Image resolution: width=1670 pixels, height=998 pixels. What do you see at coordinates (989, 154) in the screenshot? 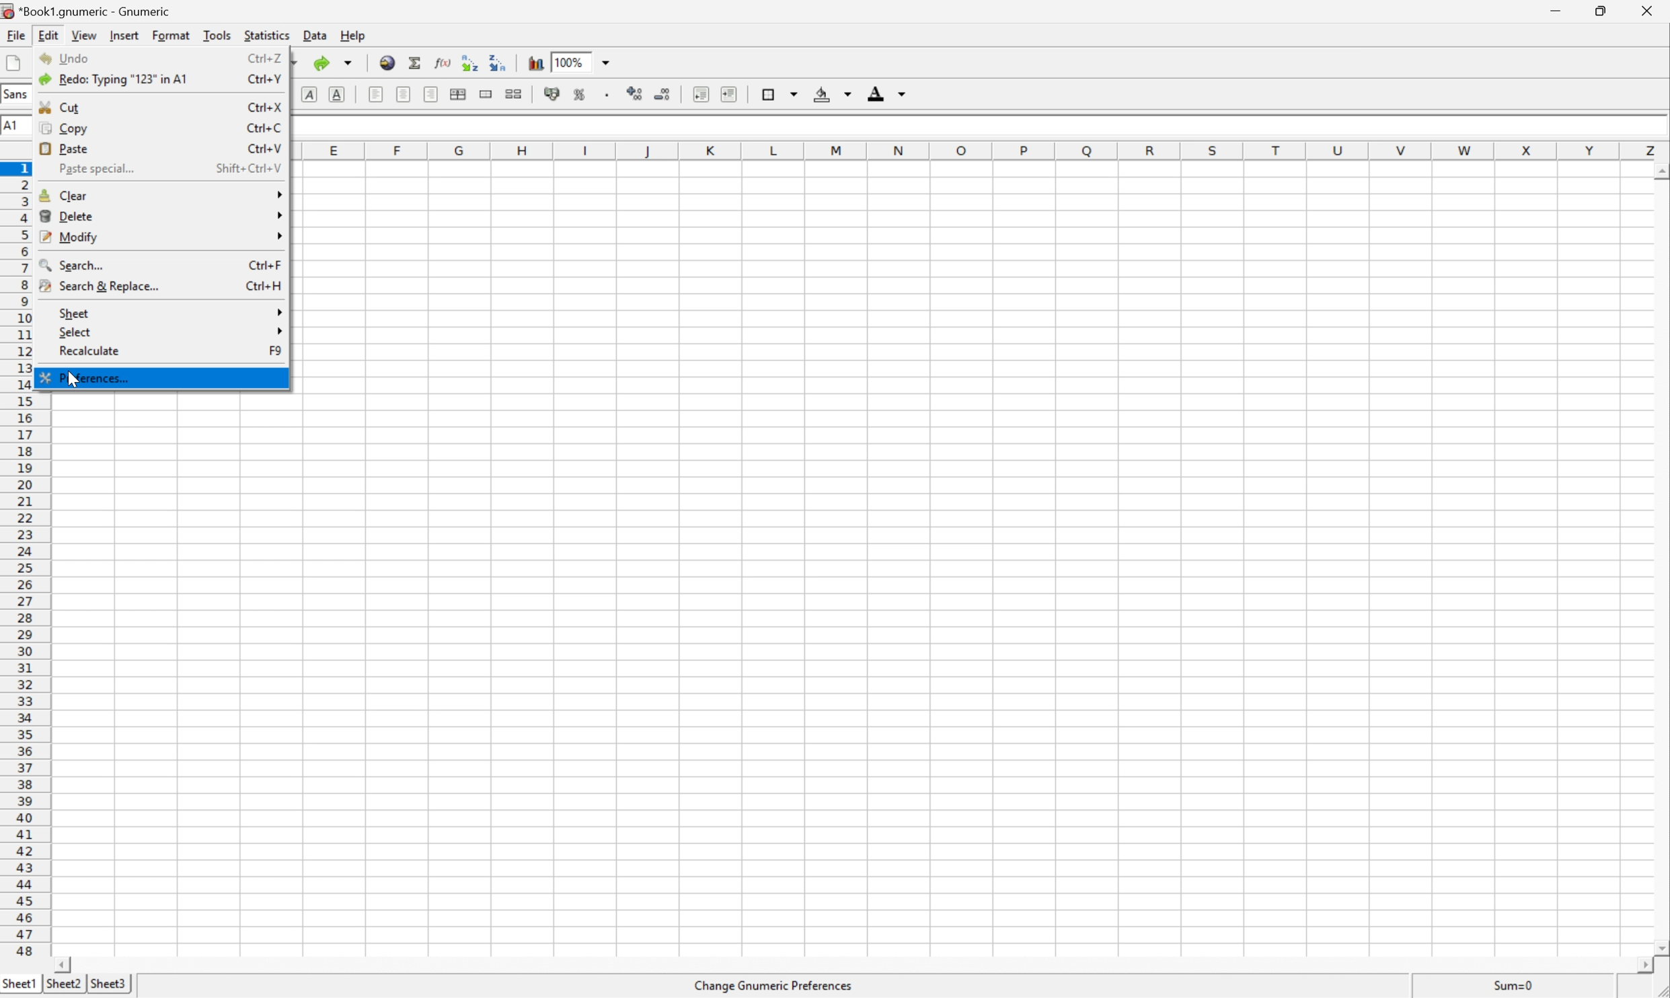
I see `column names` at bounding box center [989, 154].